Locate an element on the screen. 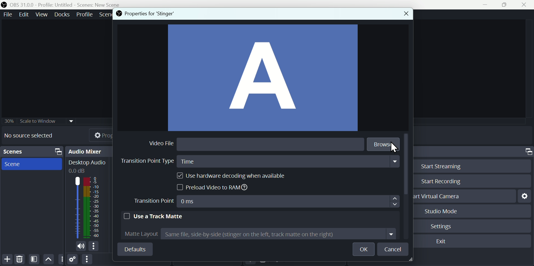 The image size is (534, 266). Preload video to Ram is located at coordinates (214, 188).